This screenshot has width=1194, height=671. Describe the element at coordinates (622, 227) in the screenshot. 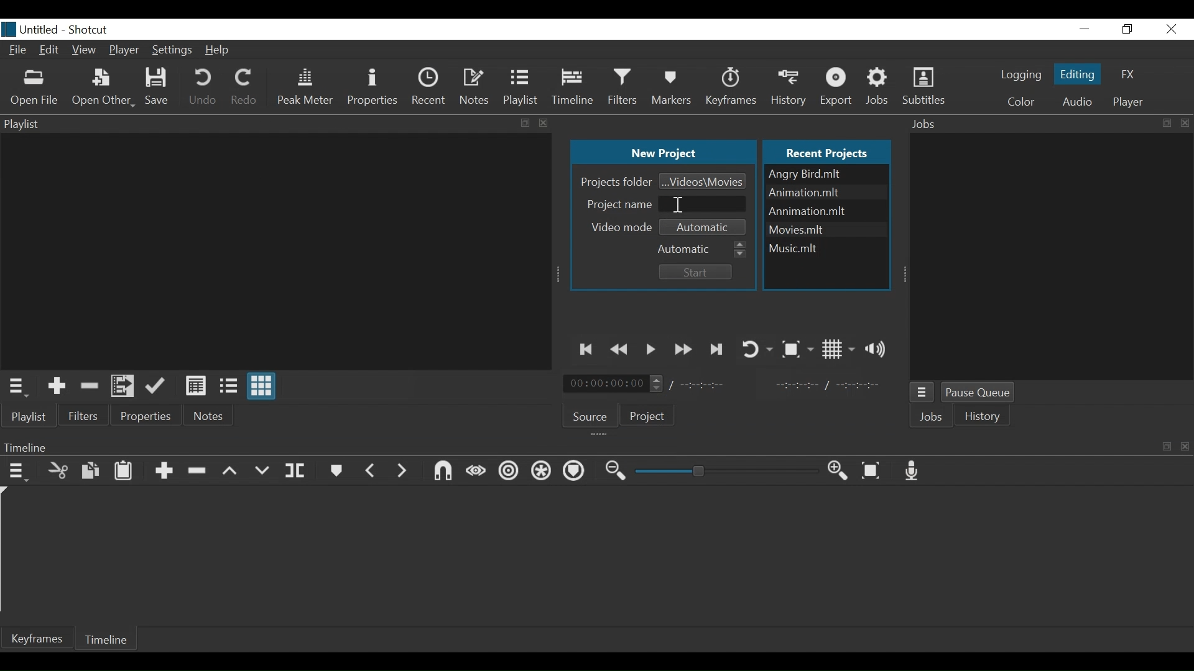

I see `Video mode` at that location.